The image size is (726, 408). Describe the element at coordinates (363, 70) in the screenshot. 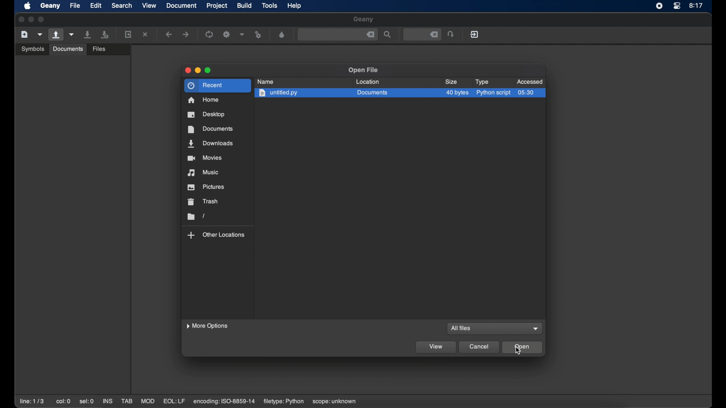

I see `open file` at that location.